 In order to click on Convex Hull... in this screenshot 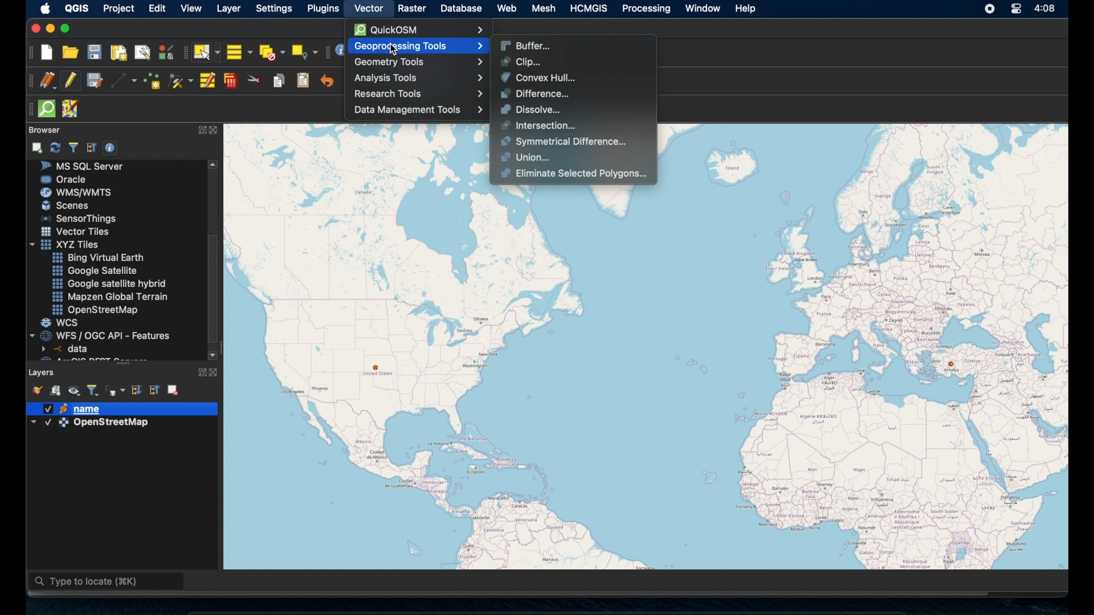, I will do `click(538, 76)`.